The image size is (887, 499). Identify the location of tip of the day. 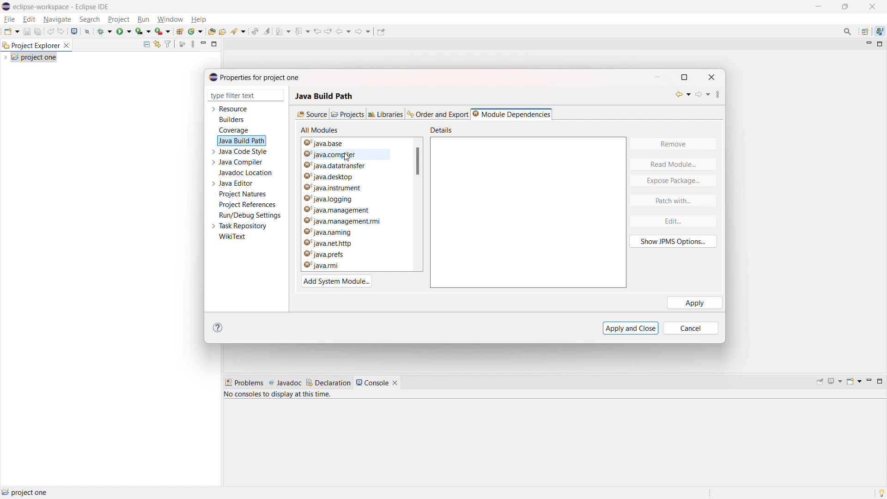
(881, 493).